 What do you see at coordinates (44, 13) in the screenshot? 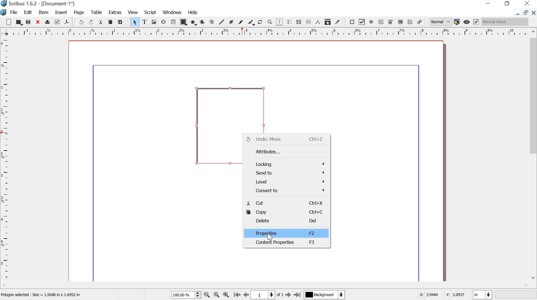
I see `item` at bounding box center [44, 13].